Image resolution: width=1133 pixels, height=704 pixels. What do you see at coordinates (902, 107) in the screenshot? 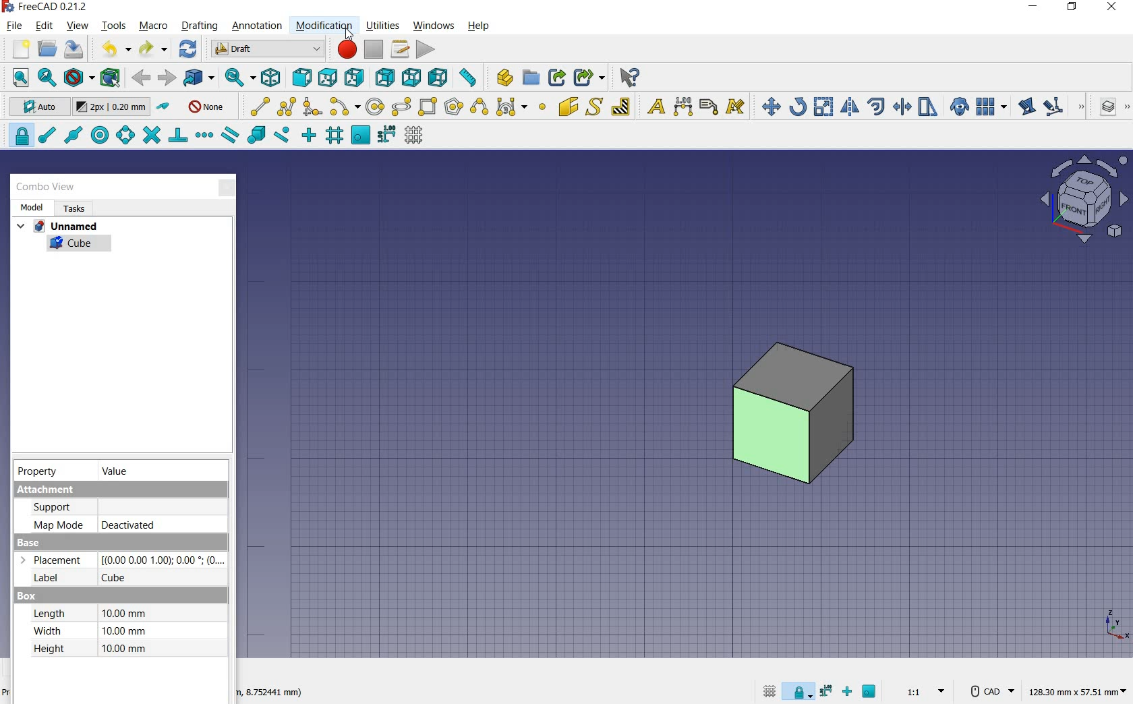
I see `trimex` at bounding box center [902, 107].